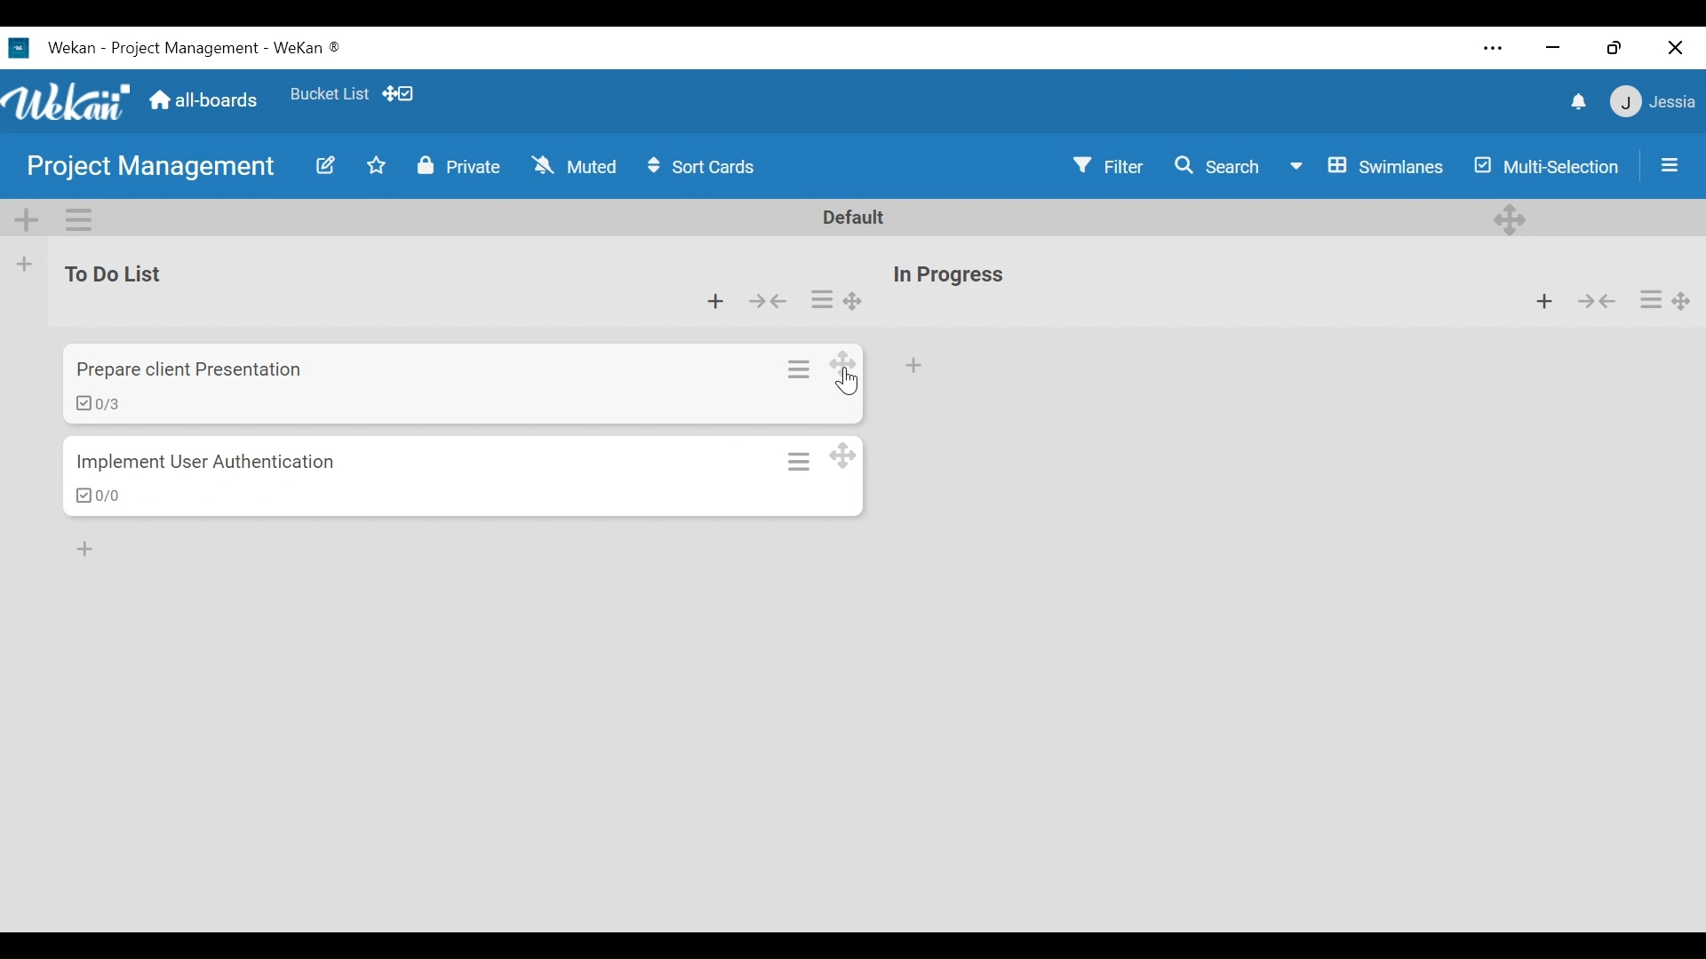 This screenshot has width=1706, height=959. I want to click on Desktop drag handles, so click(852, 301).